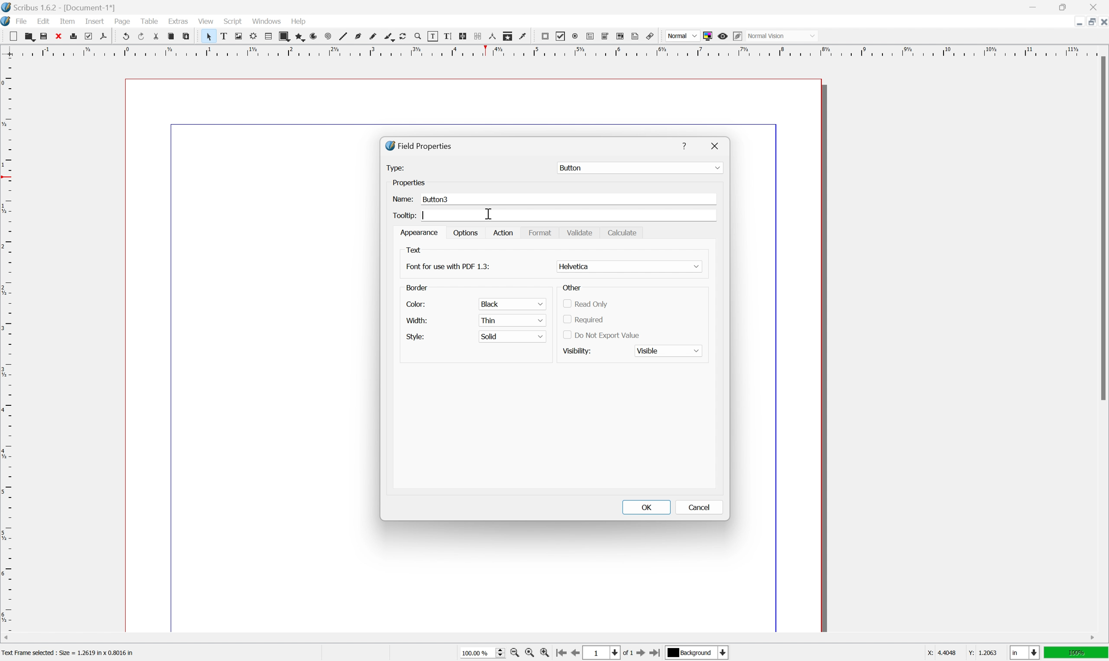  I want to click on Tooltip, so click(404, 214).